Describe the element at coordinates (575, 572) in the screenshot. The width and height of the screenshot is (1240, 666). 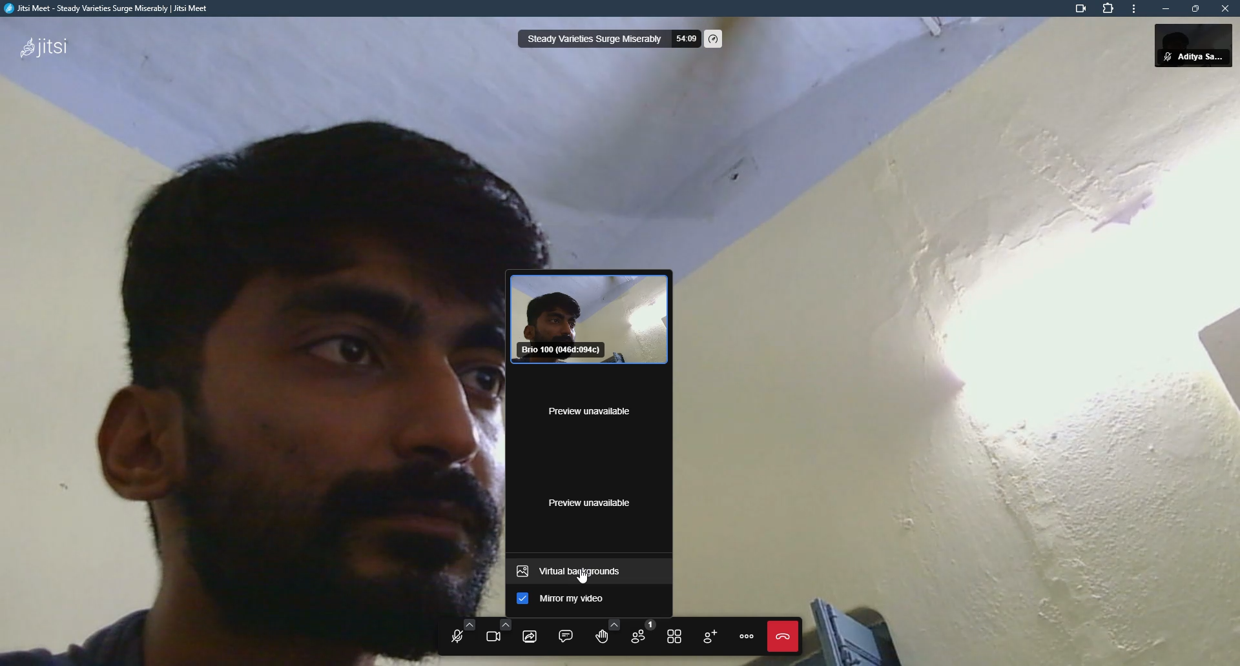
I see `virtual backgrounds` at that location.